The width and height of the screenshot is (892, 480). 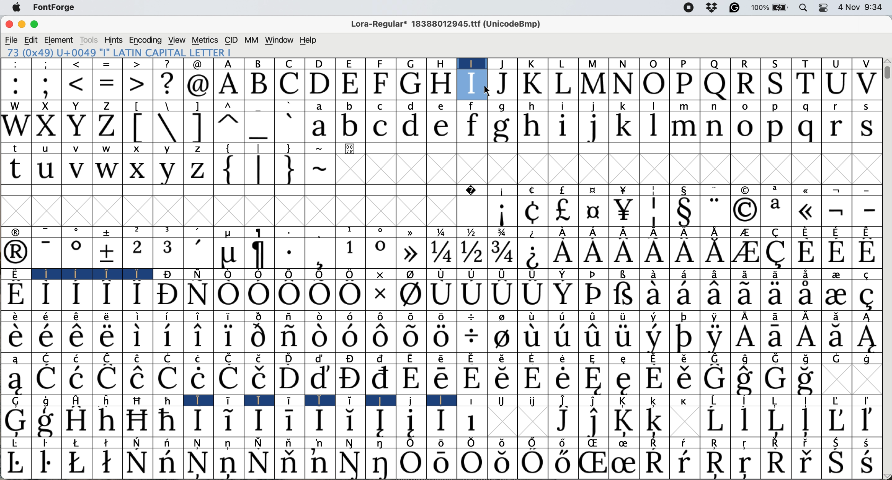 I want to click on symbol, so click(x=656, y=231).